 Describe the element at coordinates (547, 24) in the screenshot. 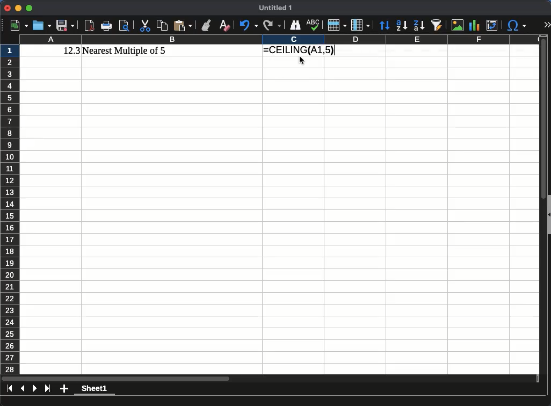

I see `expand` at that location.